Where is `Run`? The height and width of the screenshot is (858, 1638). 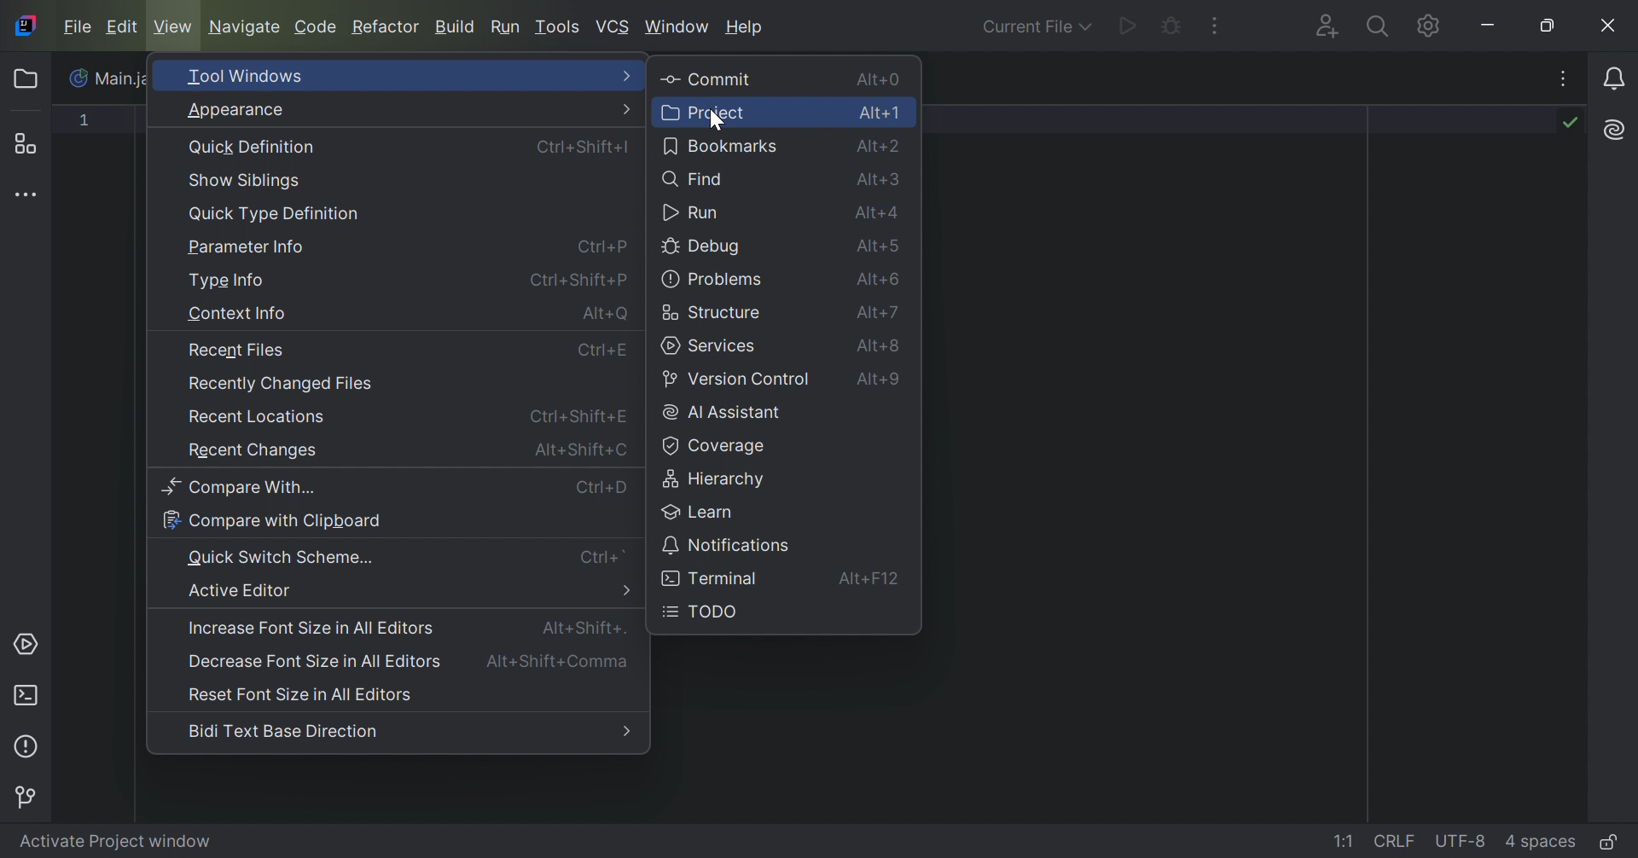
Run is located at coordinates (1125, 28).